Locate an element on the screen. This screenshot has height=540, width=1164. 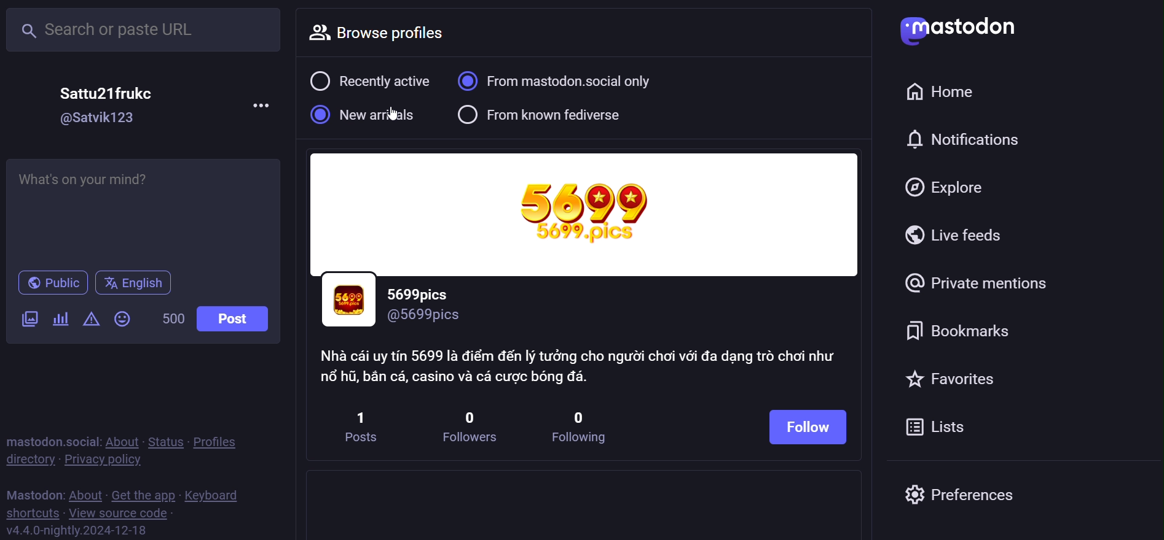
preferences is located at coordinates (967, 492).